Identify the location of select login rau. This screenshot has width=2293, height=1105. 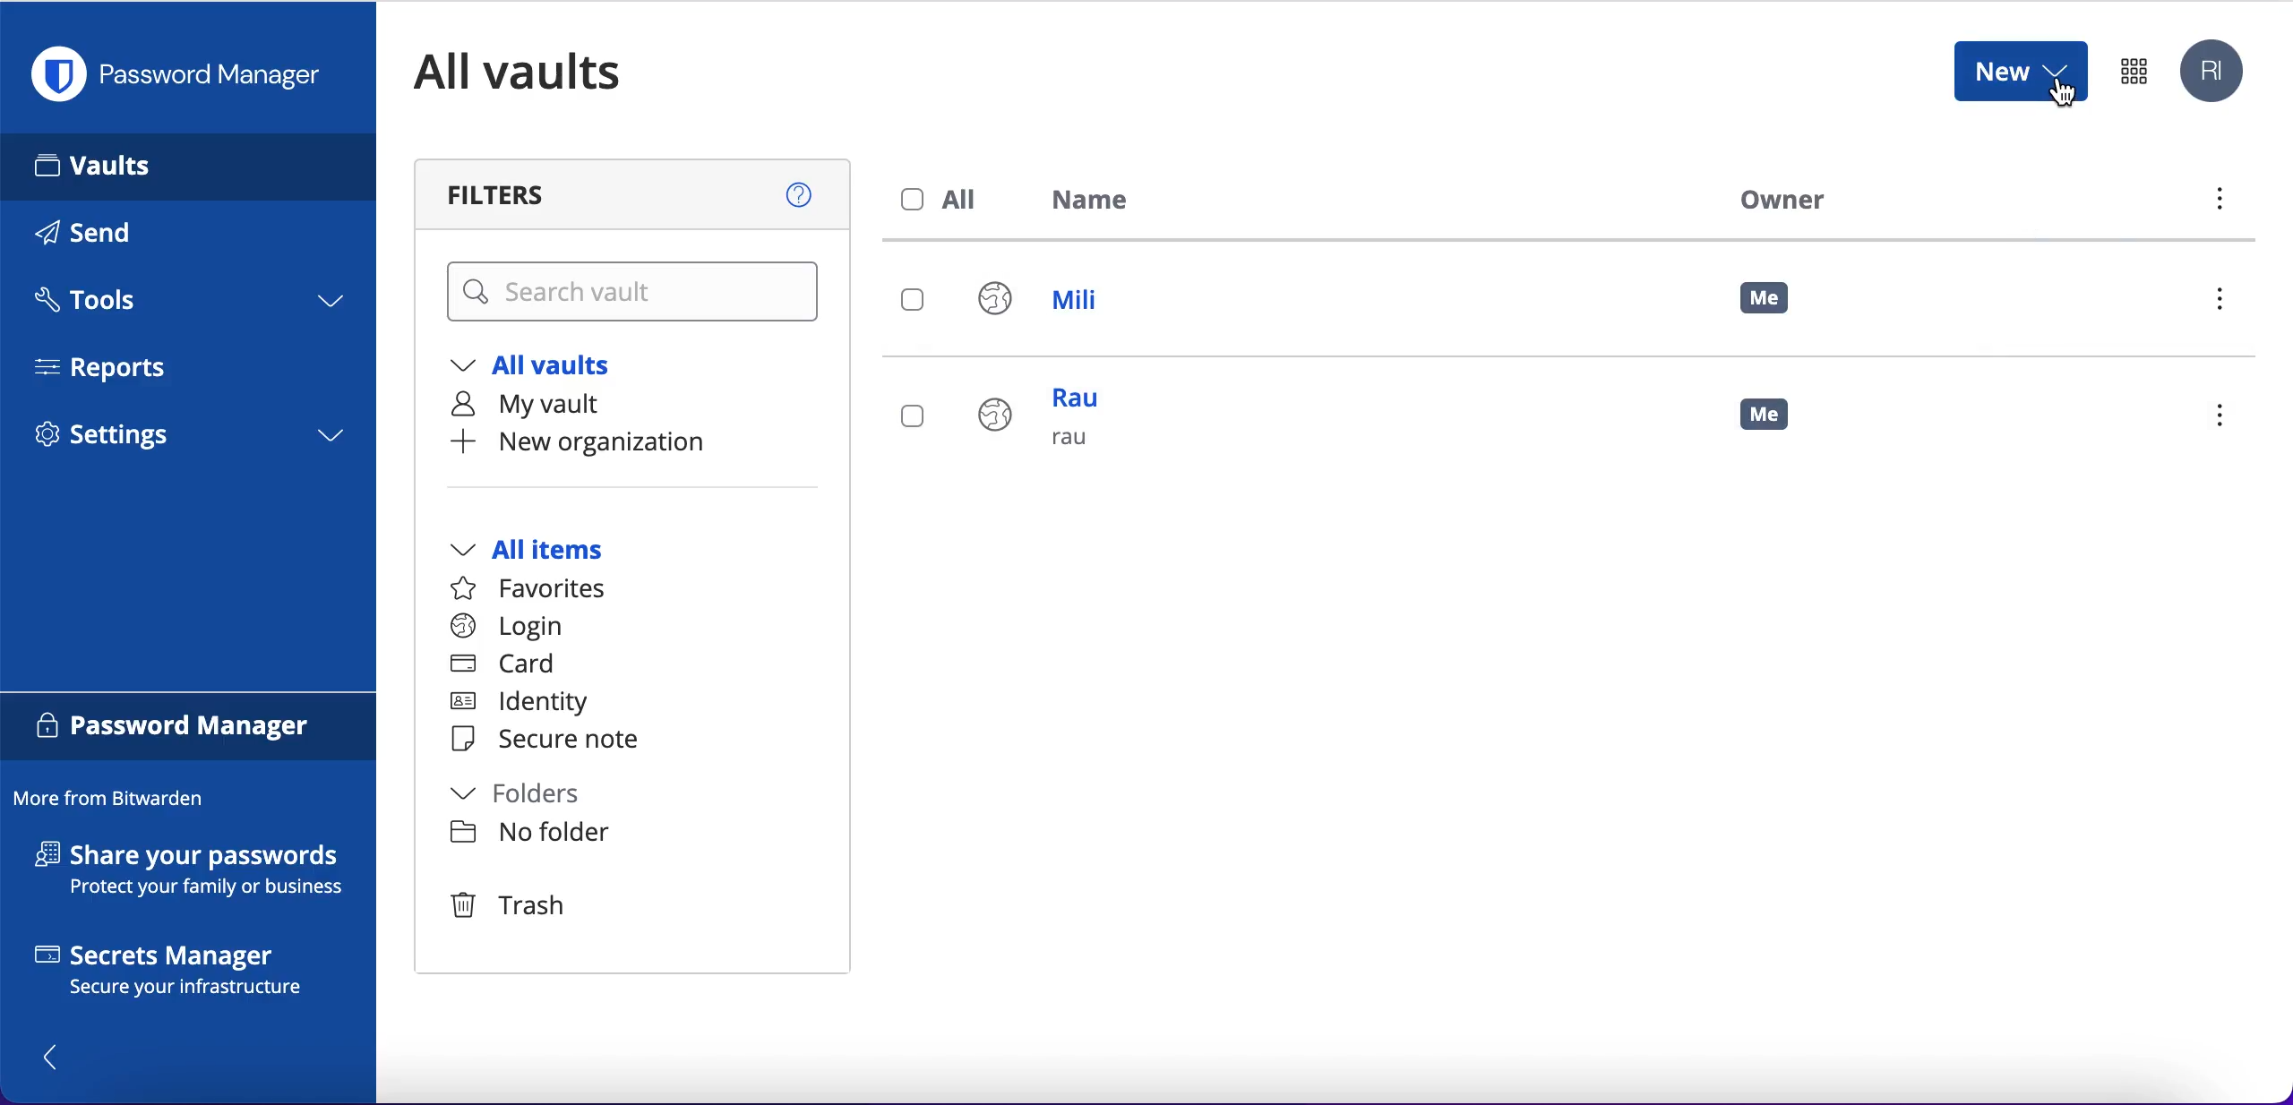
(910, 416).